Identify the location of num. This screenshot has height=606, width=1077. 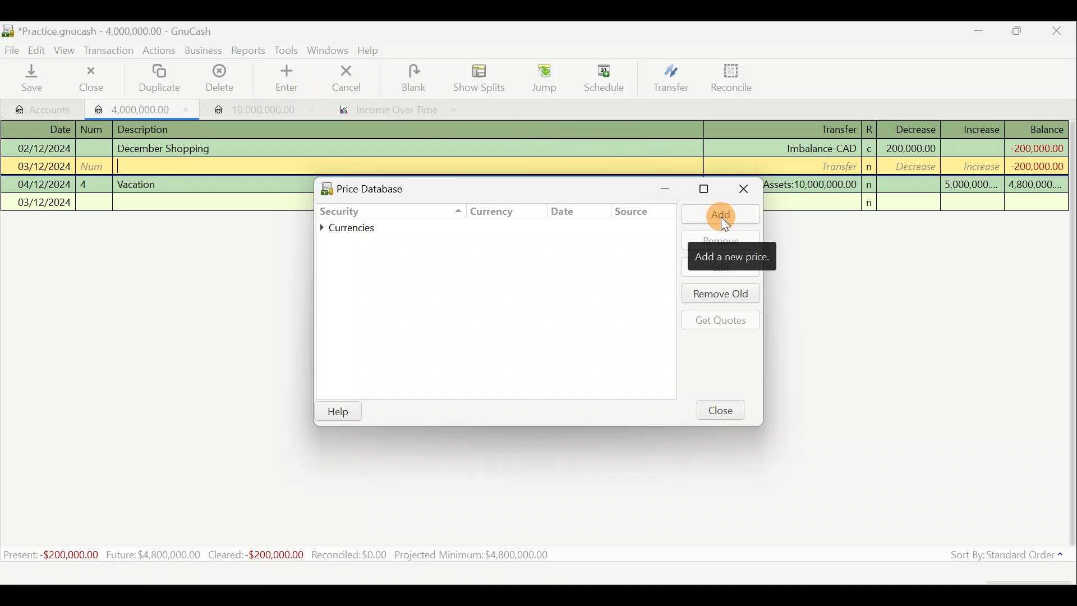
(95, 166).